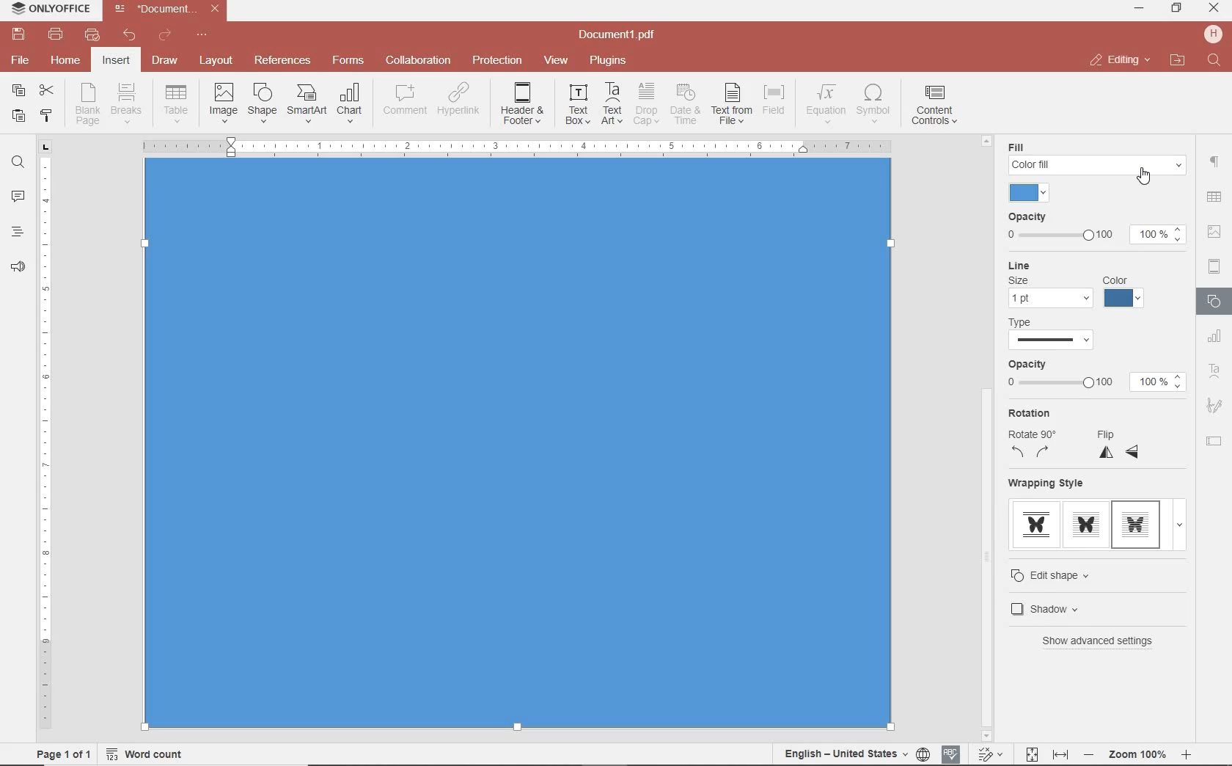  Describe the element at coordinates (873, 103) in the screenshot. I see `INSERT SYMBOL` at that location.